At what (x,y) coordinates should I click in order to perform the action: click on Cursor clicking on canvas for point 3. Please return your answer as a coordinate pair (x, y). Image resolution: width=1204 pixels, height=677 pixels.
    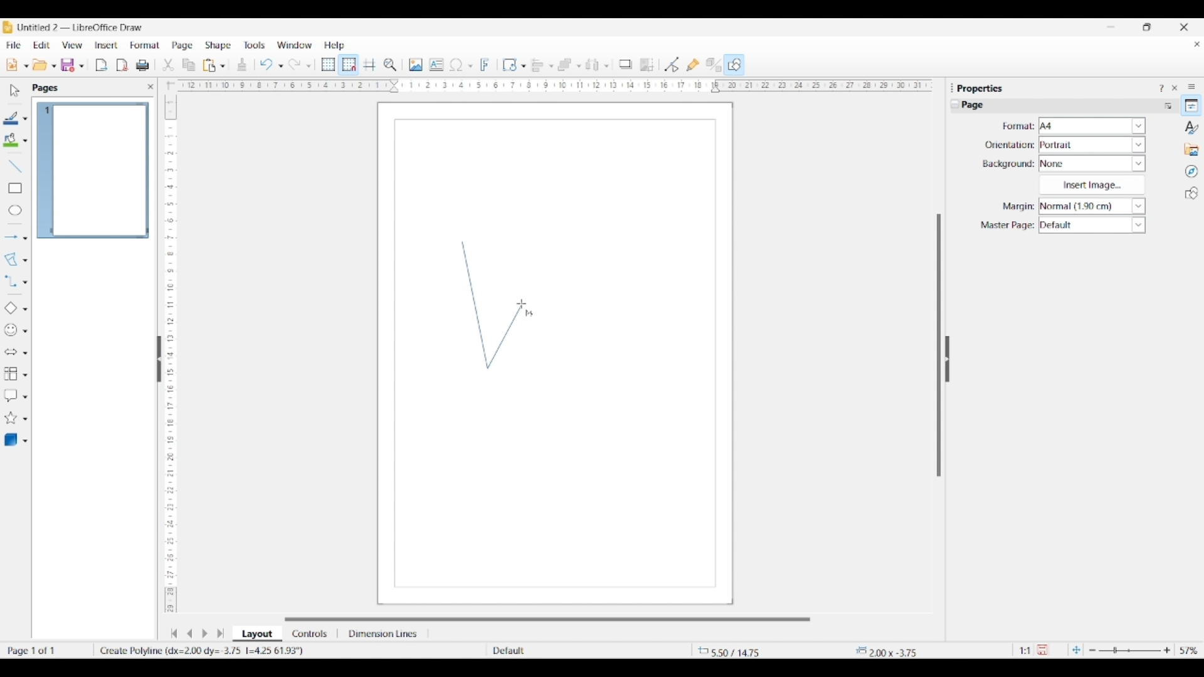
    Looking at the image, I should click on (522, 304).